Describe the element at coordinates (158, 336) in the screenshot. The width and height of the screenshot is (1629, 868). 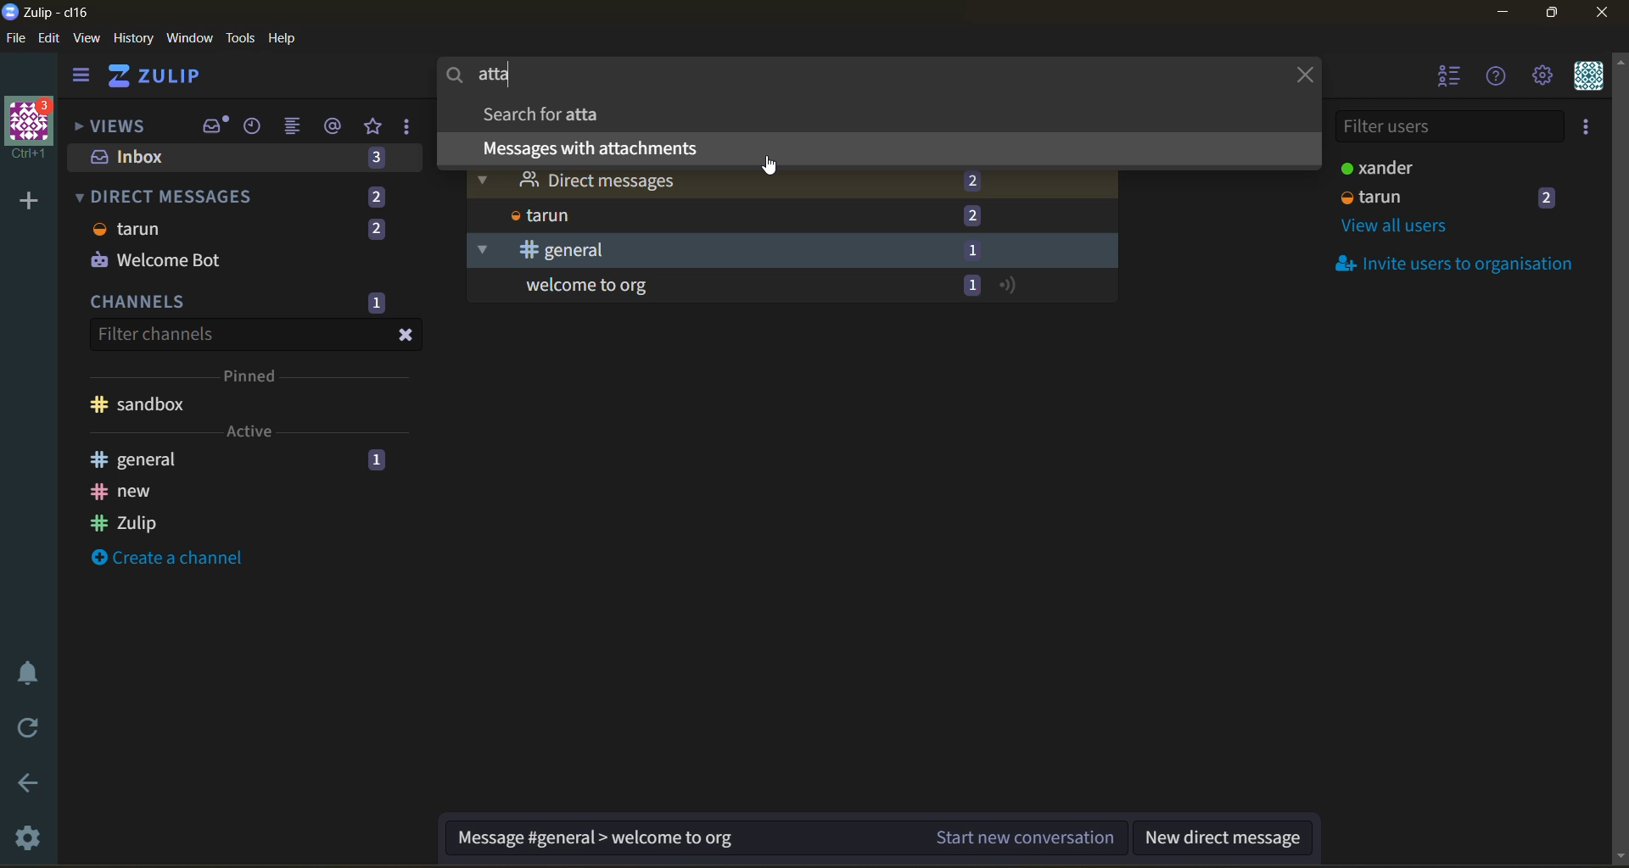
I see `filter channels` at that location.